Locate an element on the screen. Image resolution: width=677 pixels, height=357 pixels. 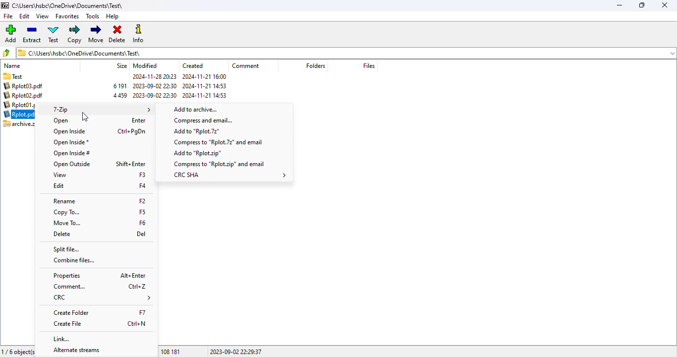
help is located at coordinates (113, 16).